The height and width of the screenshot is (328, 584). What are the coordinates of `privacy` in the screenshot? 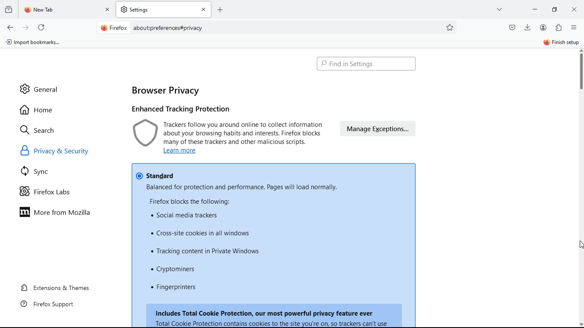 It's located at (144, 133).